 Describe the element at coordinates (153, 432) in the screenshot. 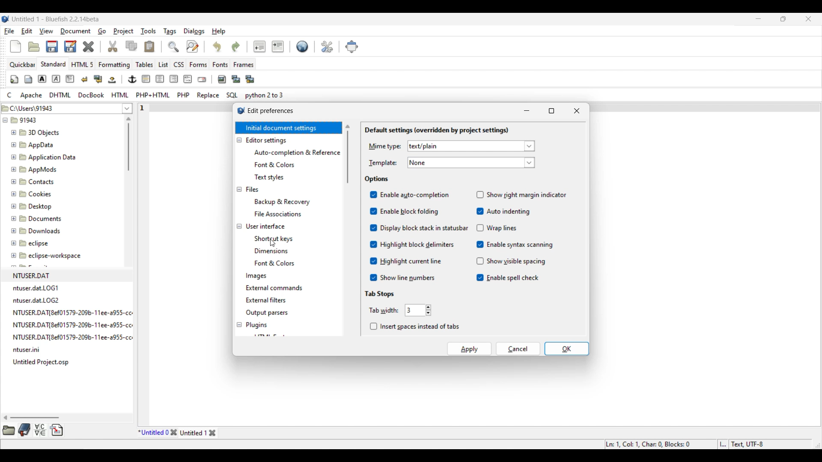

I see `Current tab` at that location.